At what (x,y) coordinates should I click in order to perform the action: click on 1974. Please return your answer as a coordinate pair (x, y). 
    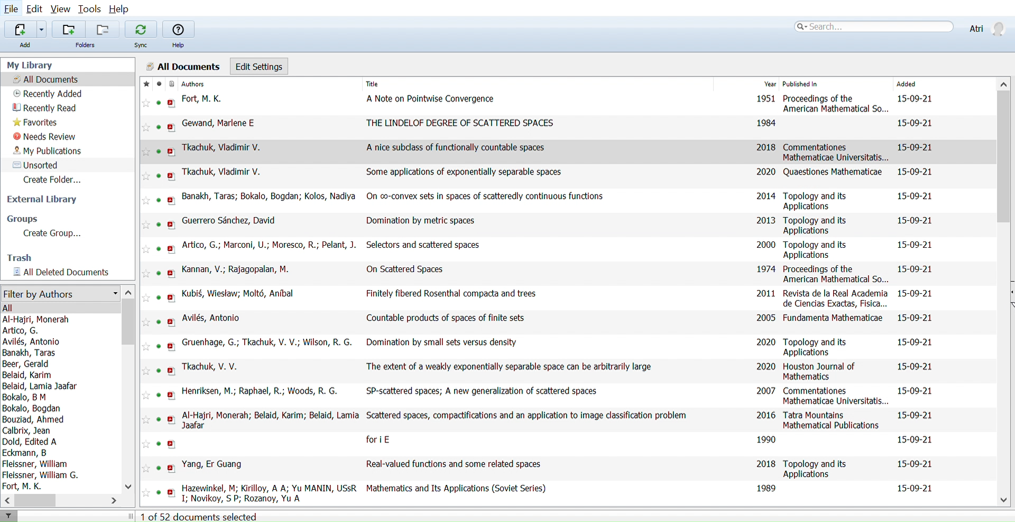
    Looking at the image, I should click on (767, 269).